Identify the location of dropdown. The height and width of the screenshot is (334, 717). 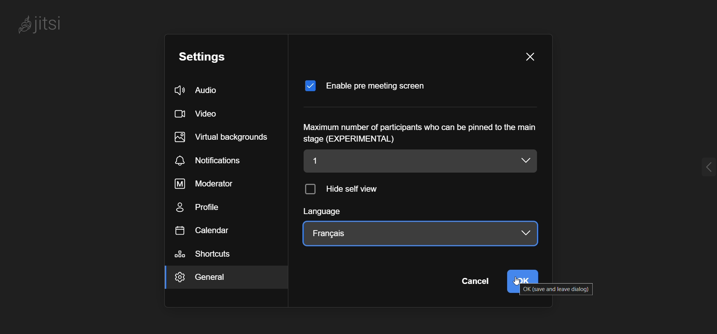
(522, 233).